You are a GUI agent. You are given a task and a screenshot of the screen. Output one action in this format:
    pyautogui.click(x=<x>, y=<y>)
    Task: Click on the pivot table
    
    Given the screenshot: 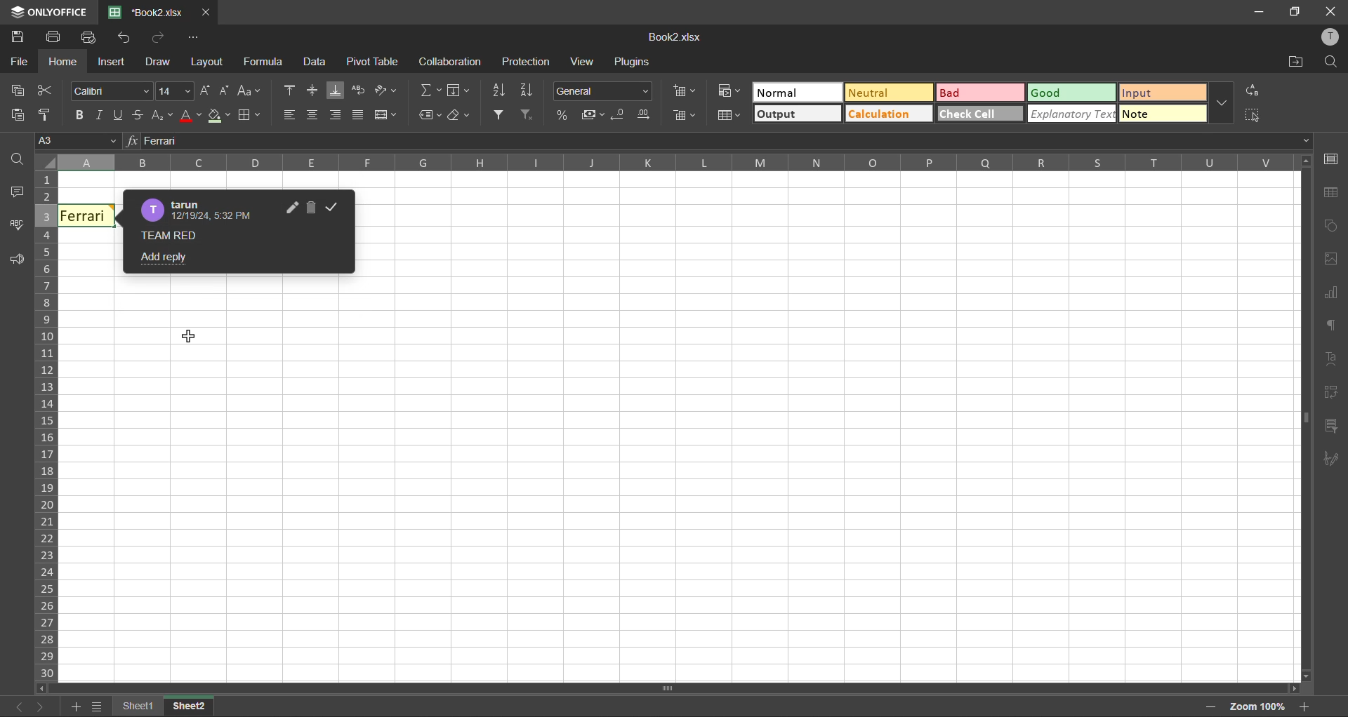 What is the action you would take?
    pyautogui.click(x=1332, y=395)
    